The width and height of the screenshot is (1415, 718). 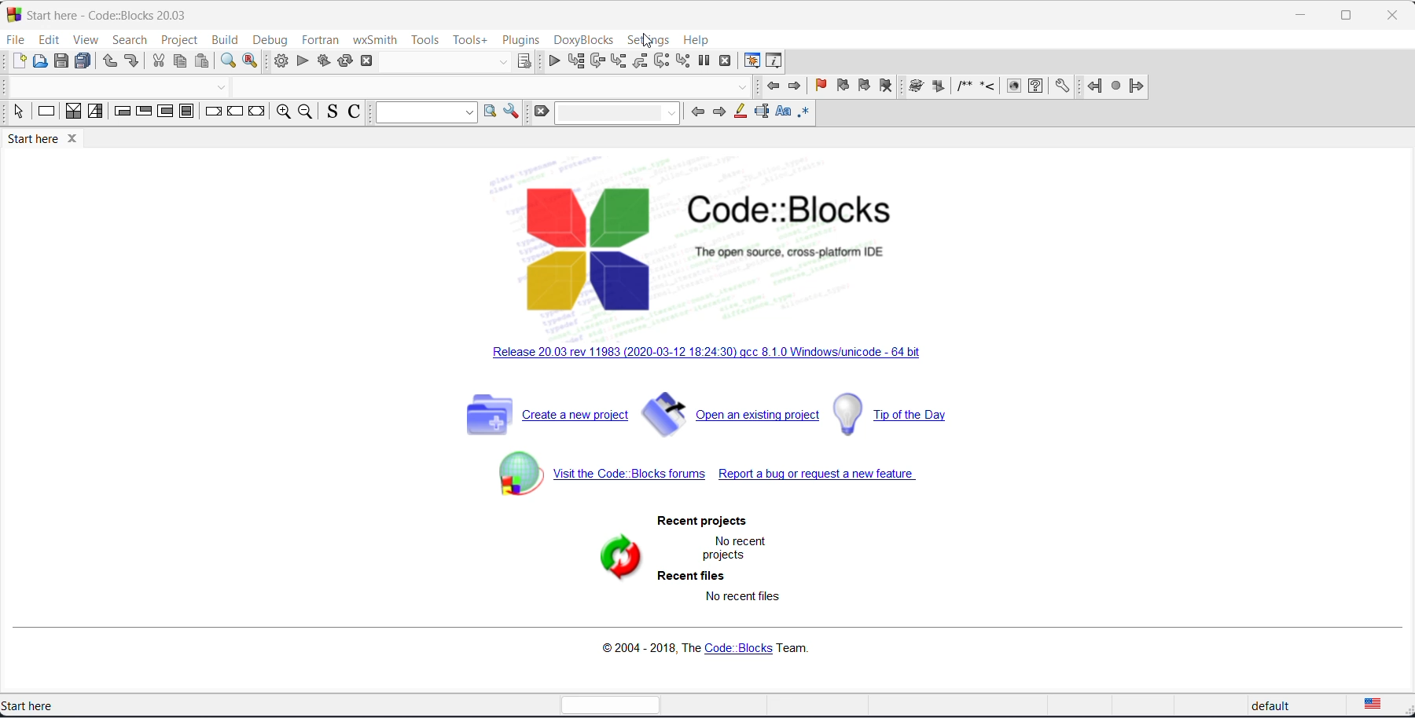 I want to click on settings, so click(x=648, y=41).